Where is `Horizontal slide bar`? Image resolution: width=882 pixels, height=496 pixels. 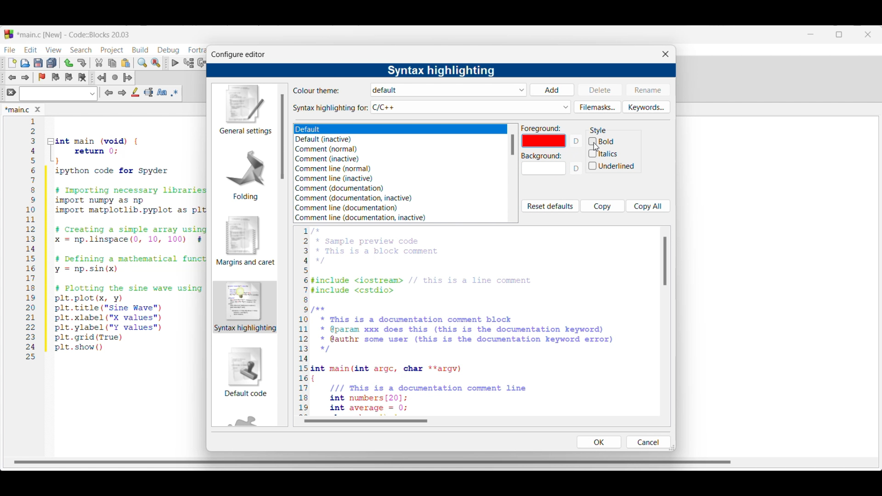
Horizontal slide bar is located at coordinates (366, 421).